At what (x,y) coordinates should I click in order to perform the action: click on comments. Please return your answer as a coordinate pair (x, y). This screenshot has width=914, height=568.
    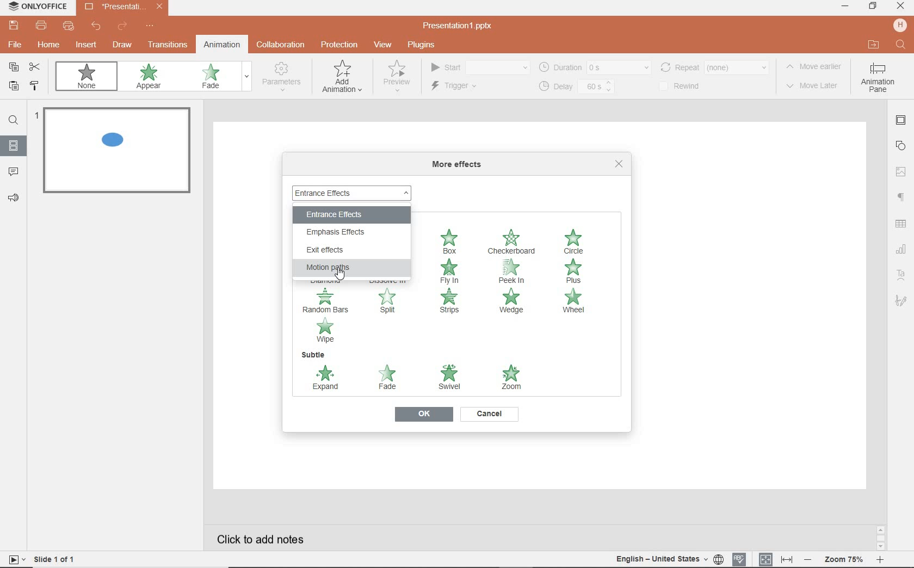
    Looking at the image, I should click on (14, 172).